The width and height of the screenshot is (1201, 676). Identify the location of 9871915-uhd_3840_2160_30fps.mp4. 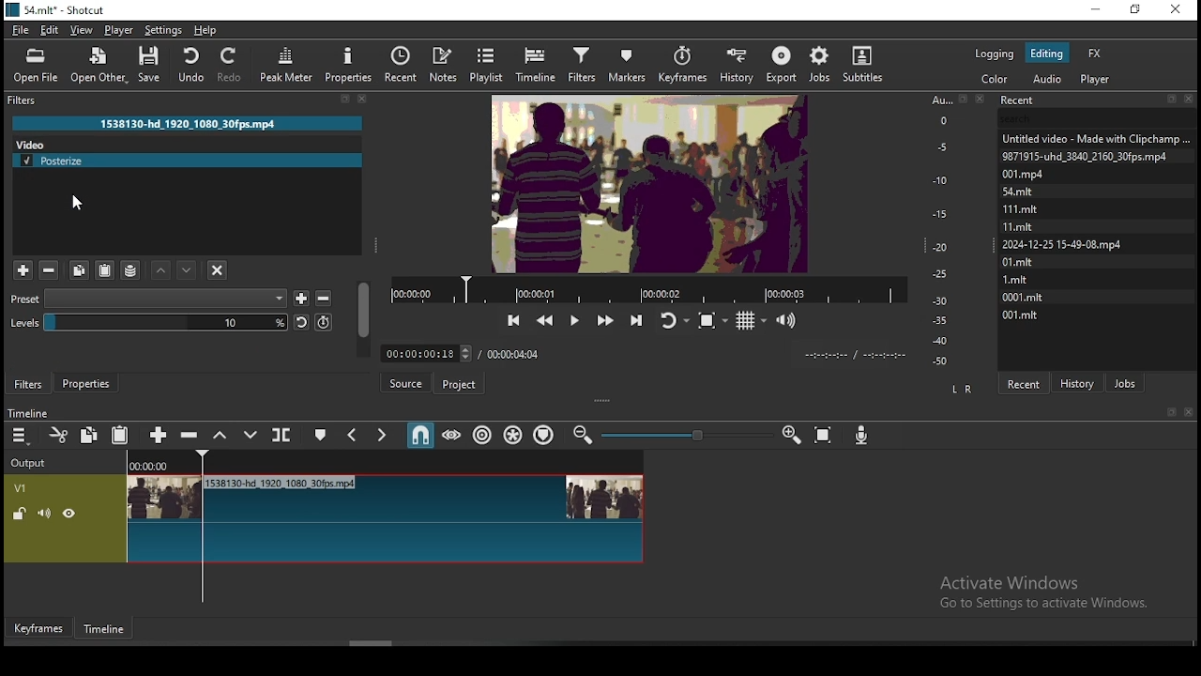
(1090, 157).